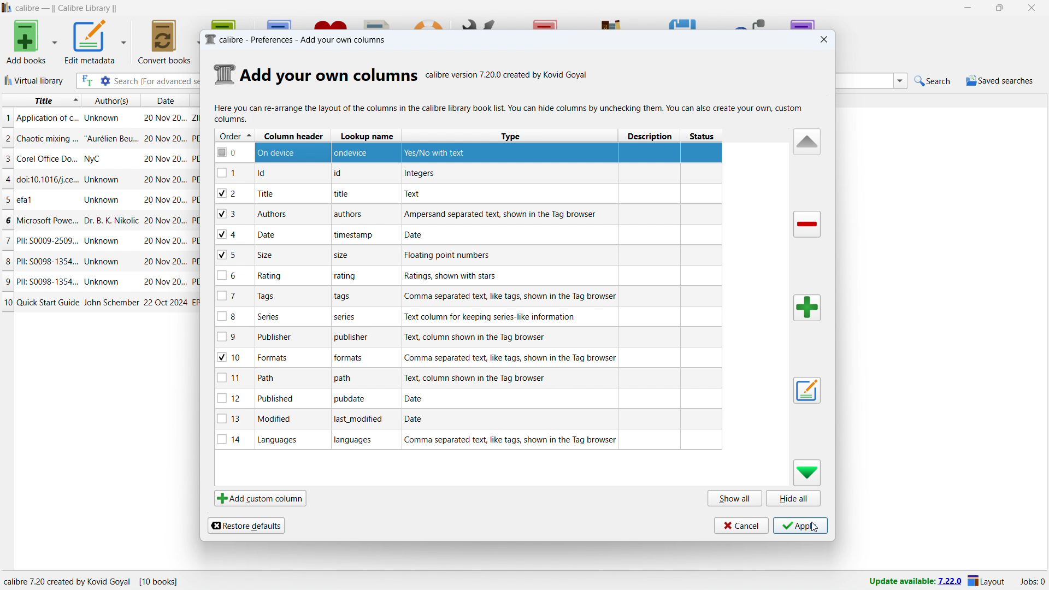 The width and height of the screenshot is (1049, 590). What do you see at coordinates (272, 214) in the screenshot?
I see `authors` at bounding box center [272, 214].